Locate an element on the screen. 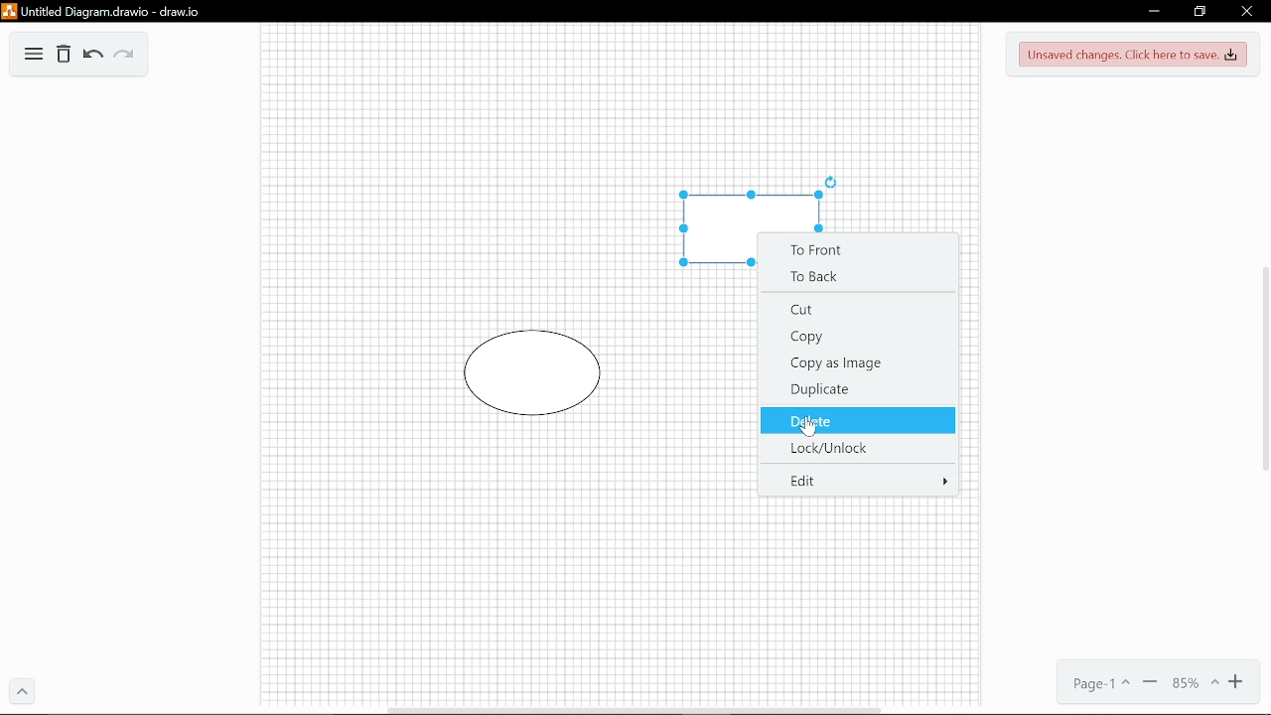  Edit is located at coordinates (859, 480).